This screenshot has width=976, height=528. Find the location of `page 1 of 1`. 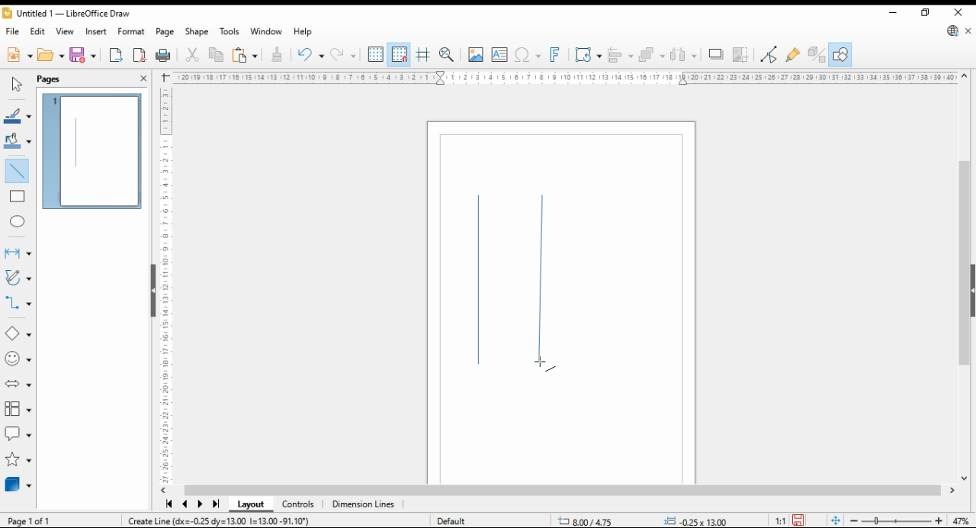

page 1 of 1 is located at coordinates (29, 521).